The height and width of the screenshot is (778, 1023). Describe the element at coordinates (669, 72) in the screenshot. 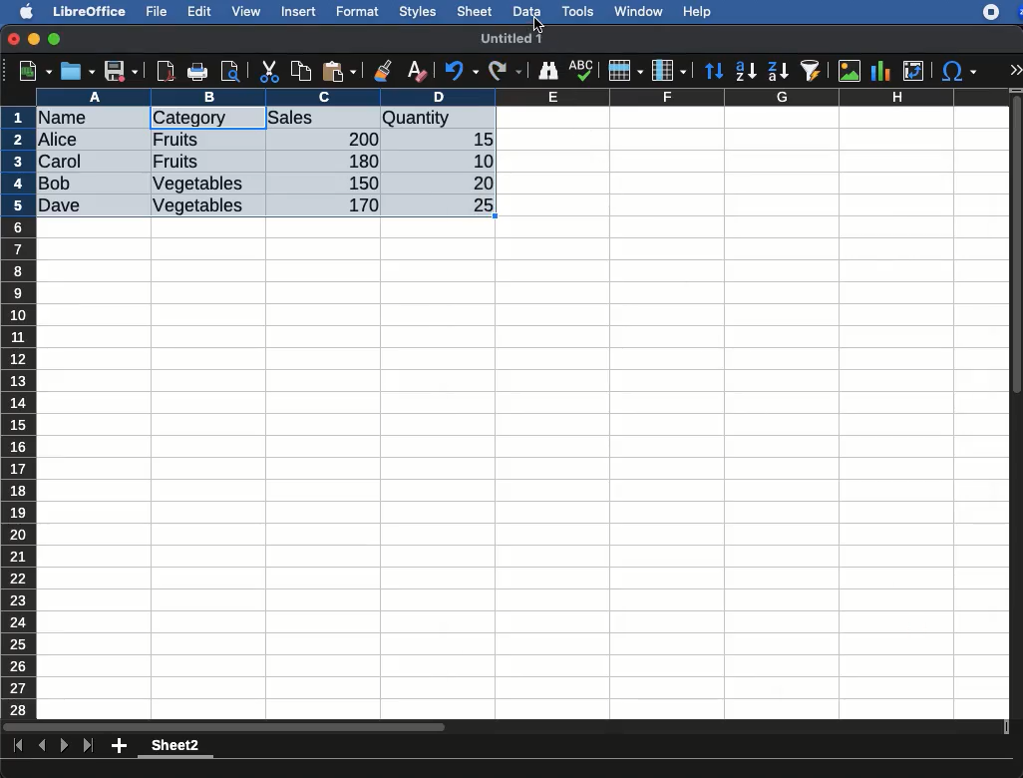

I see `column` at that location.